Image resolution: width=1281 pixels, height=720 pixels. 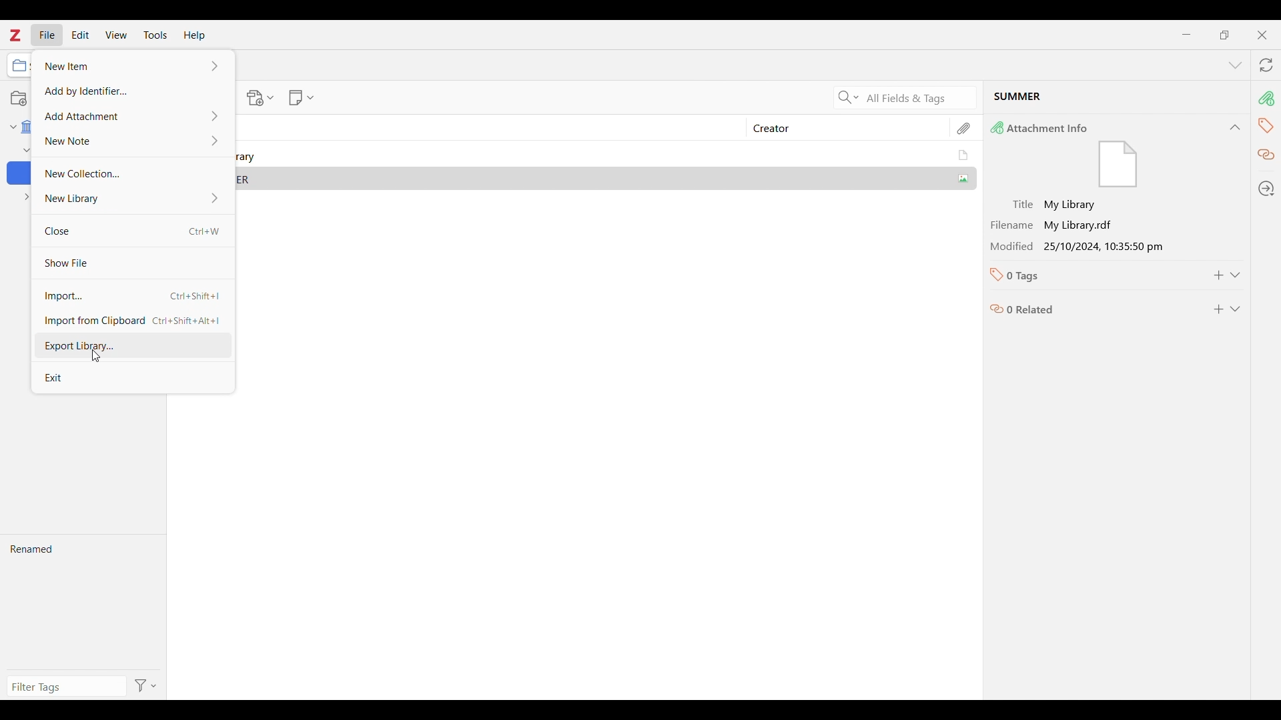 What do you see at coordinates (131, 296) in the screenshot?
I see `Import` at bounding box center [131, 296].